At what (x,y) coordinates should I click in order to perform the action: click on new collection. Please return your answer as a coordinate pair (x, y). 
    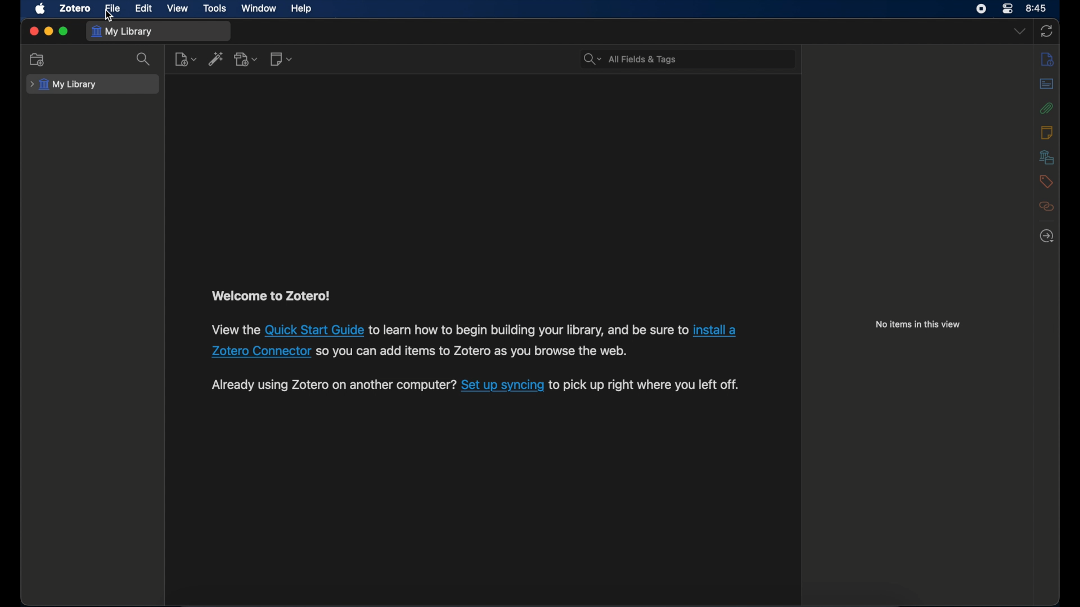
    Looking at the image, I should click on (38, 59).